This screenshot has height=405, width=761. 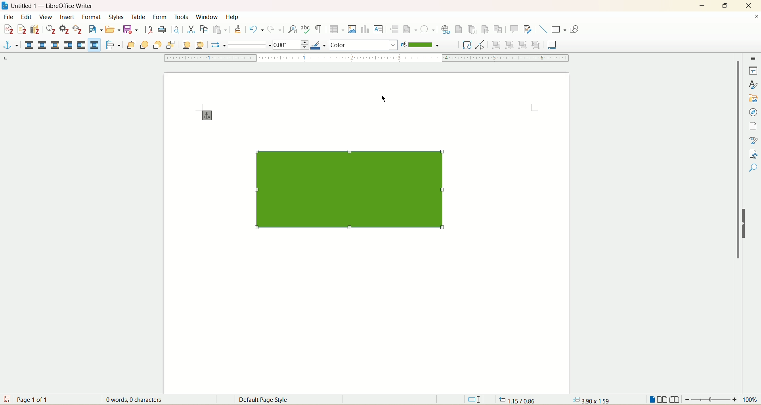 I want to click on ruler bar, so click(x=365, y=59).